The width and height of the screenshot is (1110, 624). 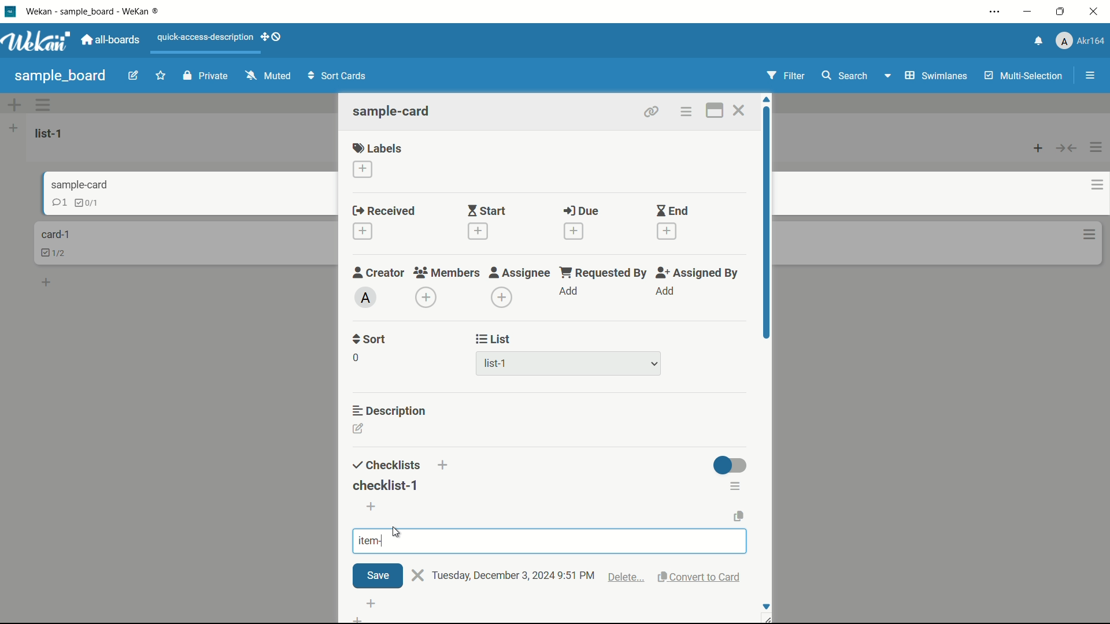 I want to click on received, so click(x=384, y=210).